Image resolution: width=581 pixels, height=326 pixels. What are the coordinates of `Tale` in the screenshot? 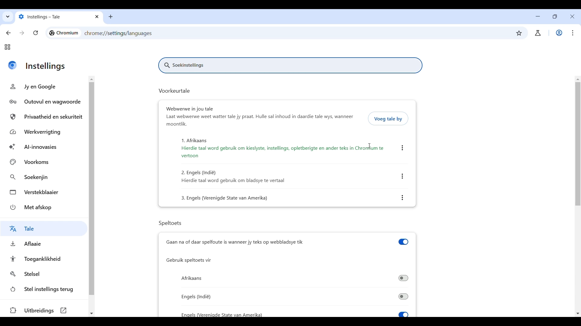 It's located at (33, 229).